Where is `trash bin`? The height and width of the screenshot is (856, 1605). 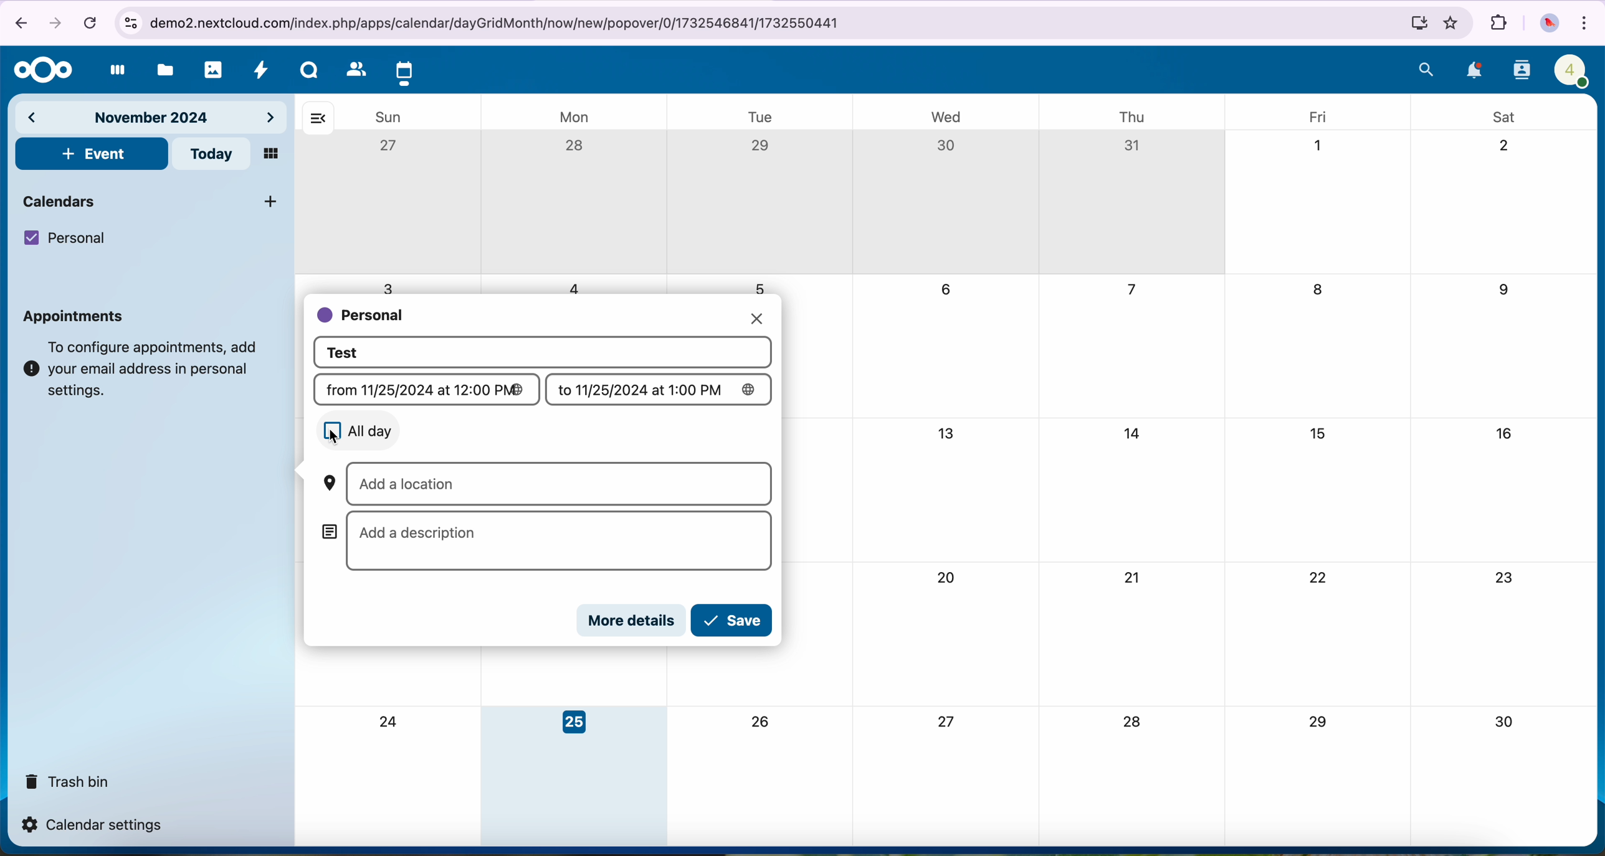 trash bin is located at coordinates (65, 779).